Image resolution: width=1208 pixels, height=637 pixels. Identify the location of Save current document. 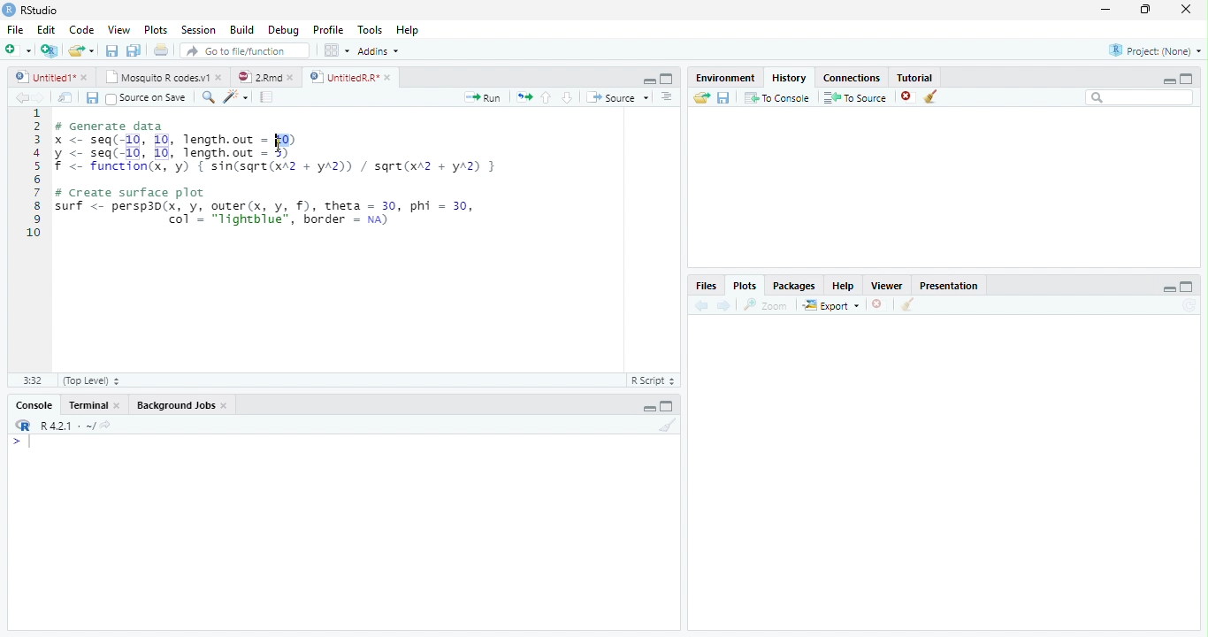
(111, 50).